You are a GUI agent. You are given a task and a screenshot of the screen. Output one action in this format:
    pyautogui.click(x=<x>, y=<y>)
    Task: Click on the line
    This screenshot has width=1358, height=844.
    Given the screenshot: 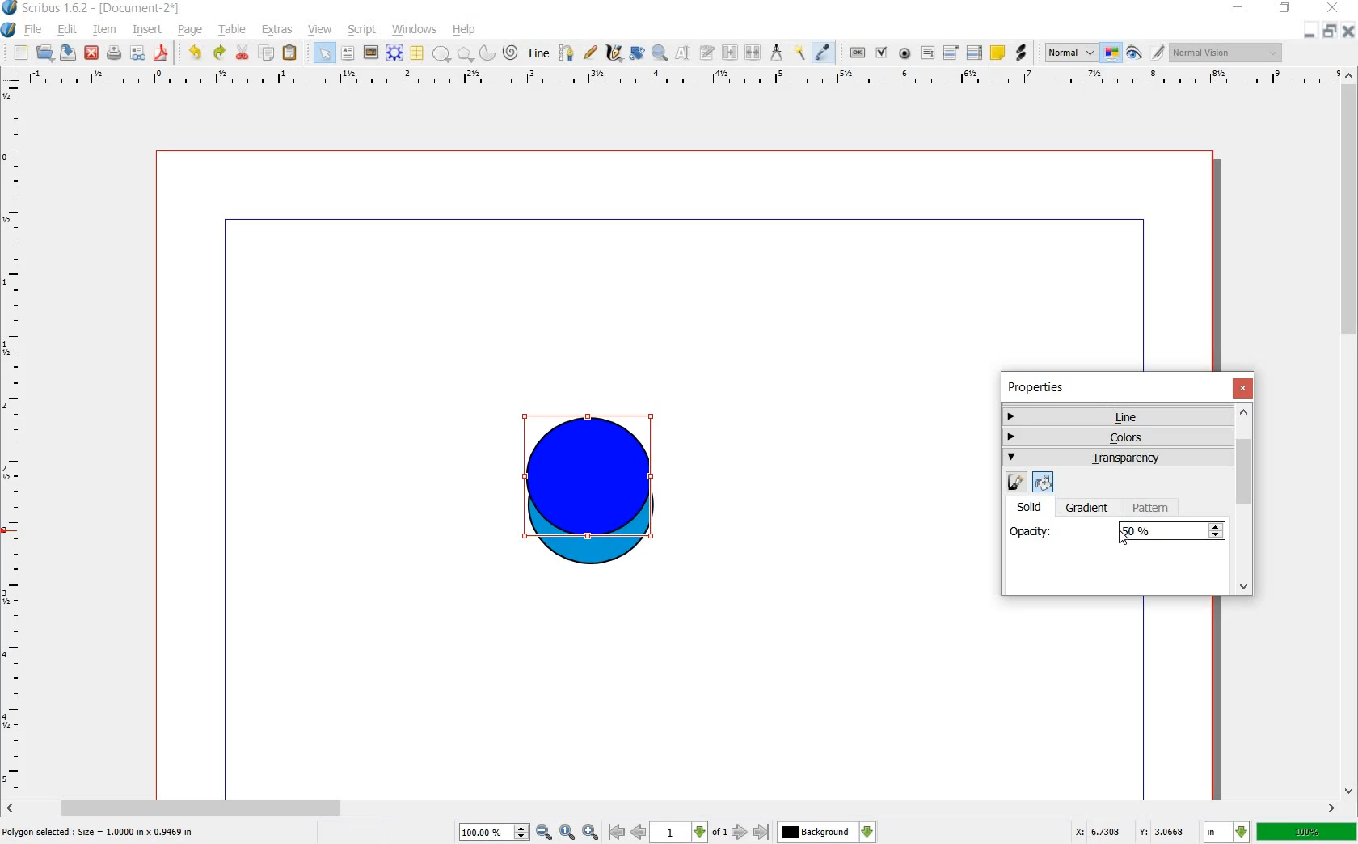 What is the action you would take?
    pyautogui.click(x=1115, y=416)
    